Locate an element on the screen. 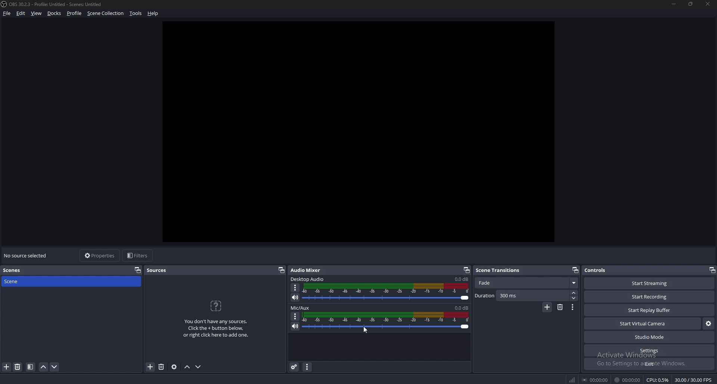 The width and height of the screenshot is (717, 384). audio mixer menu is located at coordinates (307, 367).